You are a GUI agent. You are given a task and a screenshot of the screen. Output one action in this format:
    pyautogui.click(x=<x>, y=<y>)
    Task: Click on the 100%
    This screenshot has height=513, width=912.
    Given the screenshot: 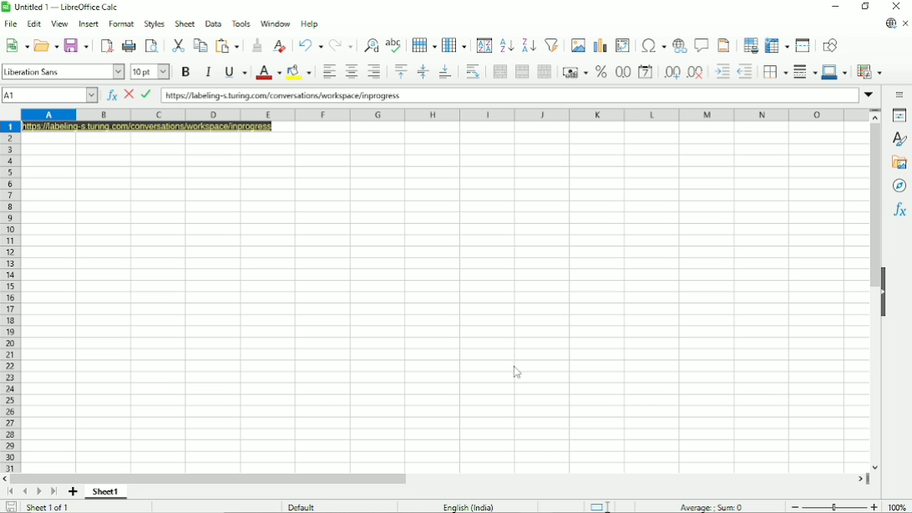 What is the action you would take?
    pyautogui.click(x=900, y=506)
    